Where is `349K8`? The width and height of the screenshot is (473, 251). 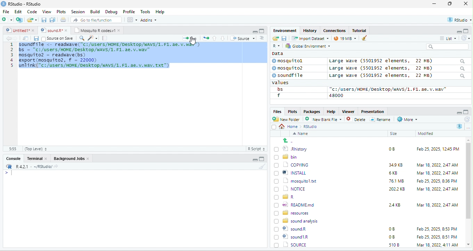 349K8 is located at coordinates (396, 165).